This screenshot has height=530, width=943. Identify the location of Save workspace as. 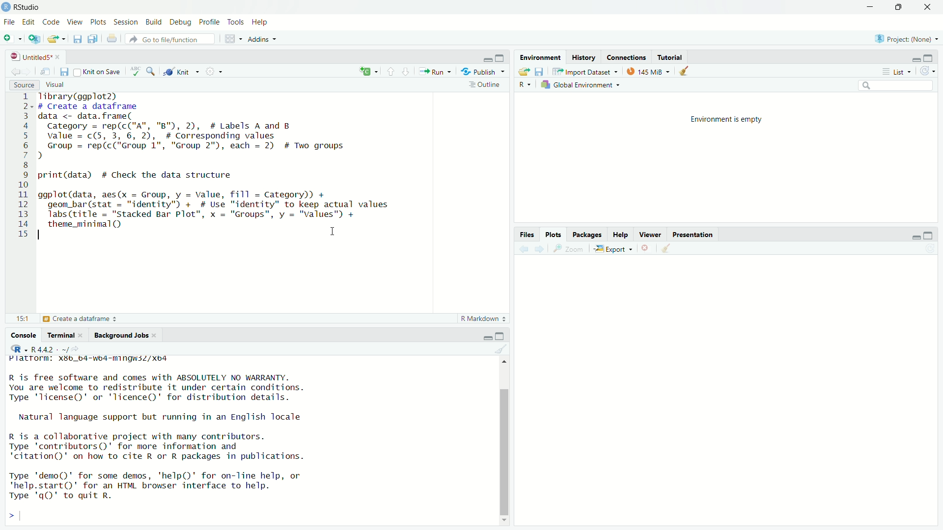
(540, 72).